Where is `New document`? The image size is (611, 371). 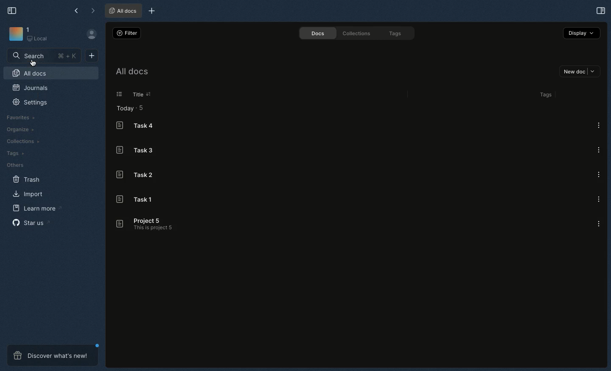 New document is located at coordinates (90, 56).